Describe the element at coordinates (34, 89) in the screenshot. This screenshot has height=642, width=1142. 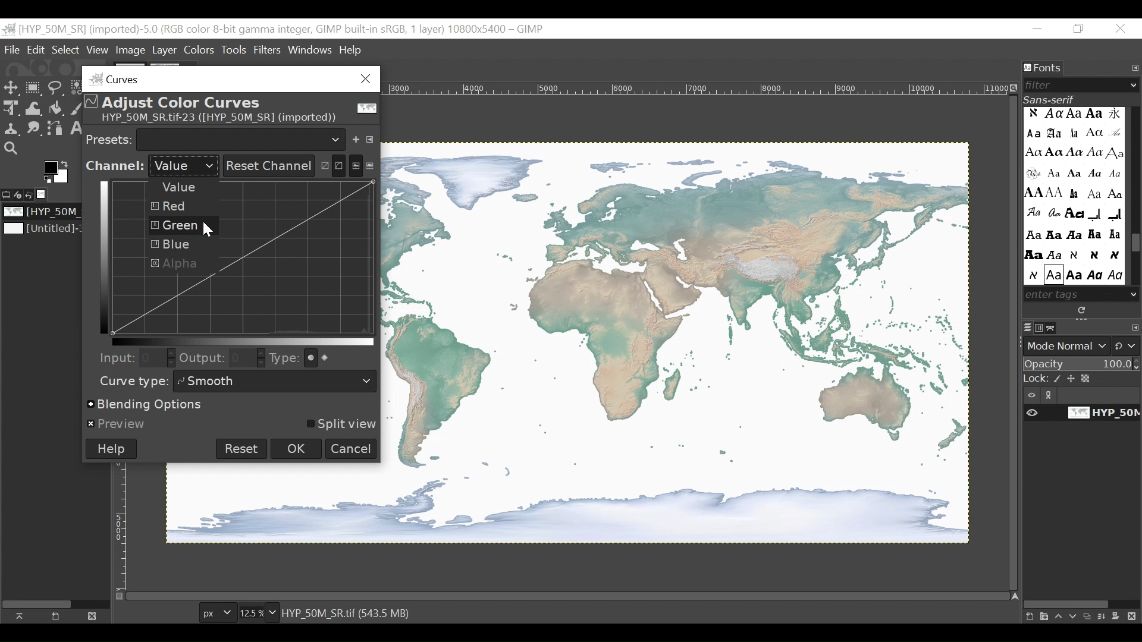
I see `Rectangle Select tool` at that location.